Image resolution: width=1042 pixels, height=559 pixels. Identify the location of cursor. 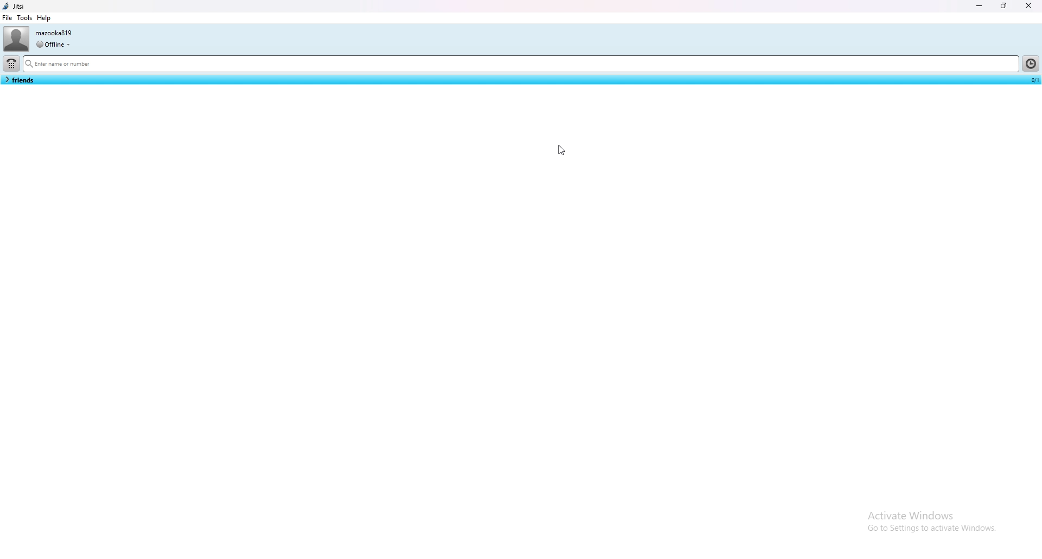
(560, 153).